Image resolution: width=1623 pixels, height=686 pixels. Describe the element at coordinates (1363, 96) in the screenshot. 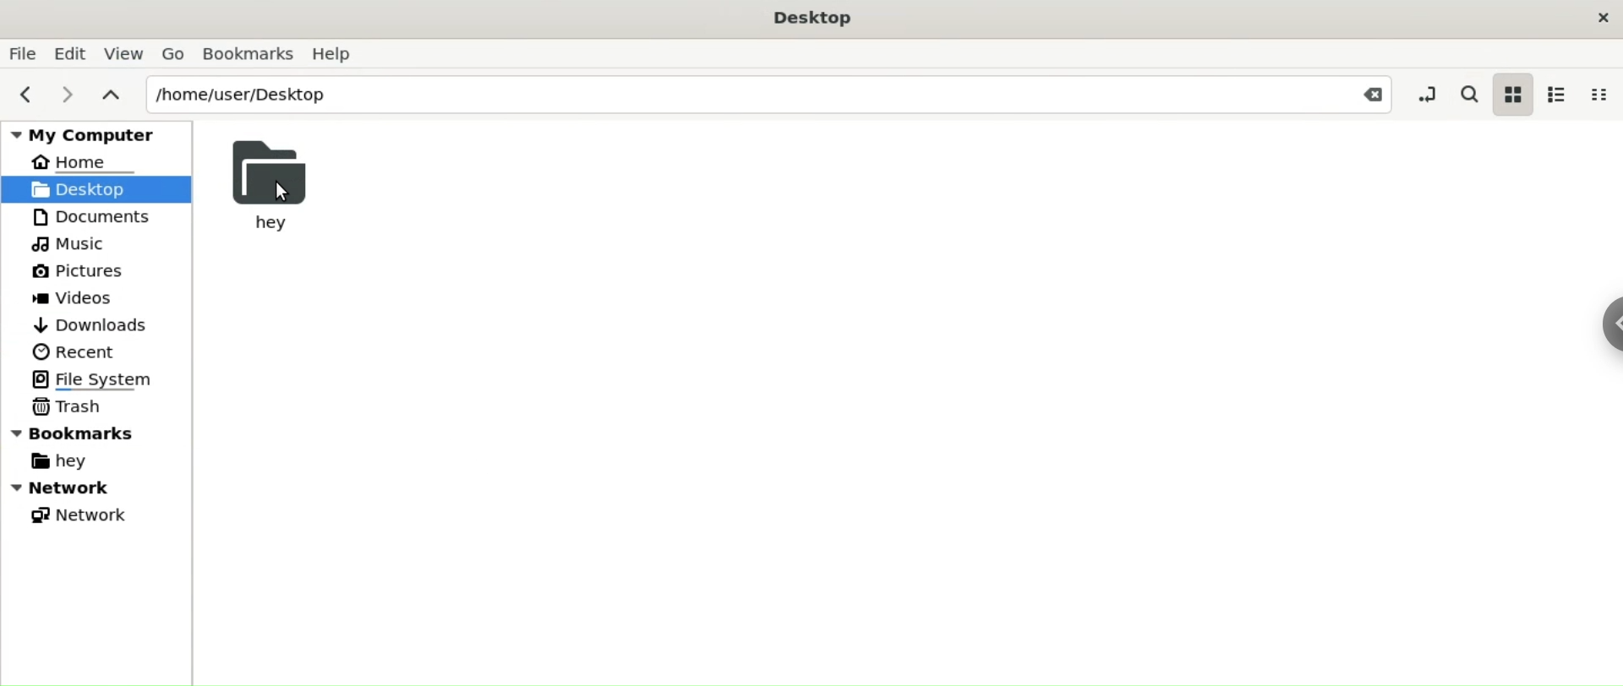

I see `Close` at that location.